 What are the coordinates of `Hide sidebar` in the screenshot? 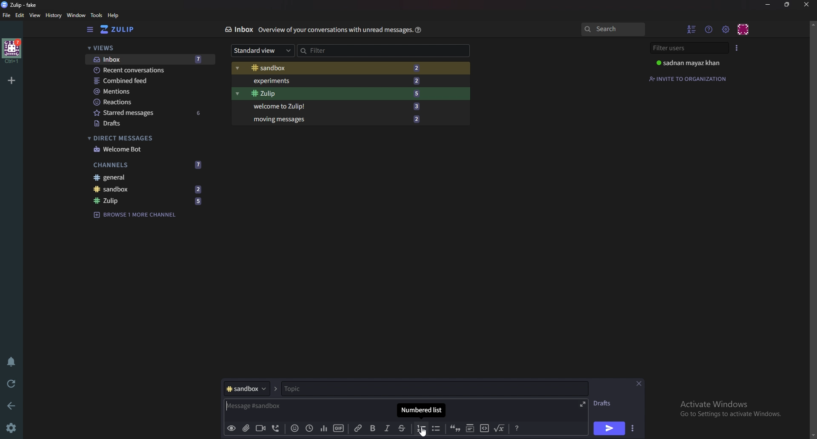 It's located at (90, 30).